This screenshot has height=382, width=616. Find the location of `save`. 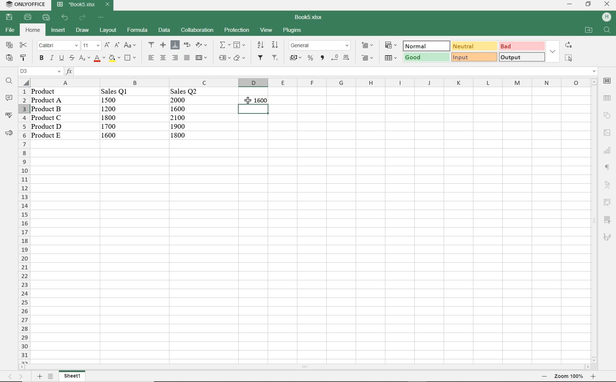

save is located at coordinates (9, 16).